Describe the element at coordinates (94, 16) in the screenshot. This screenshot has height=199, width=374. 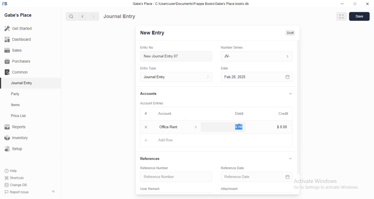
I see `forward` at that location.